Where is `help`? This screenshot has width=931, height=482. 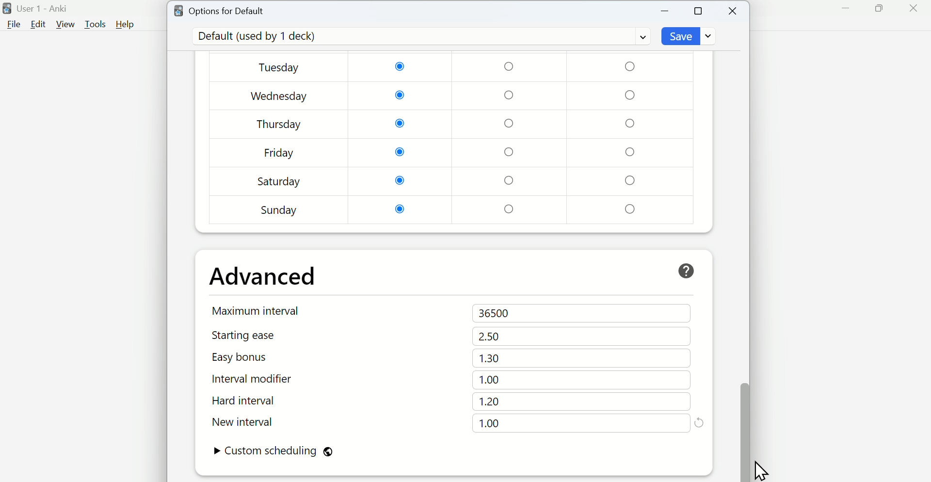 help is located at coordinates (686, 271).